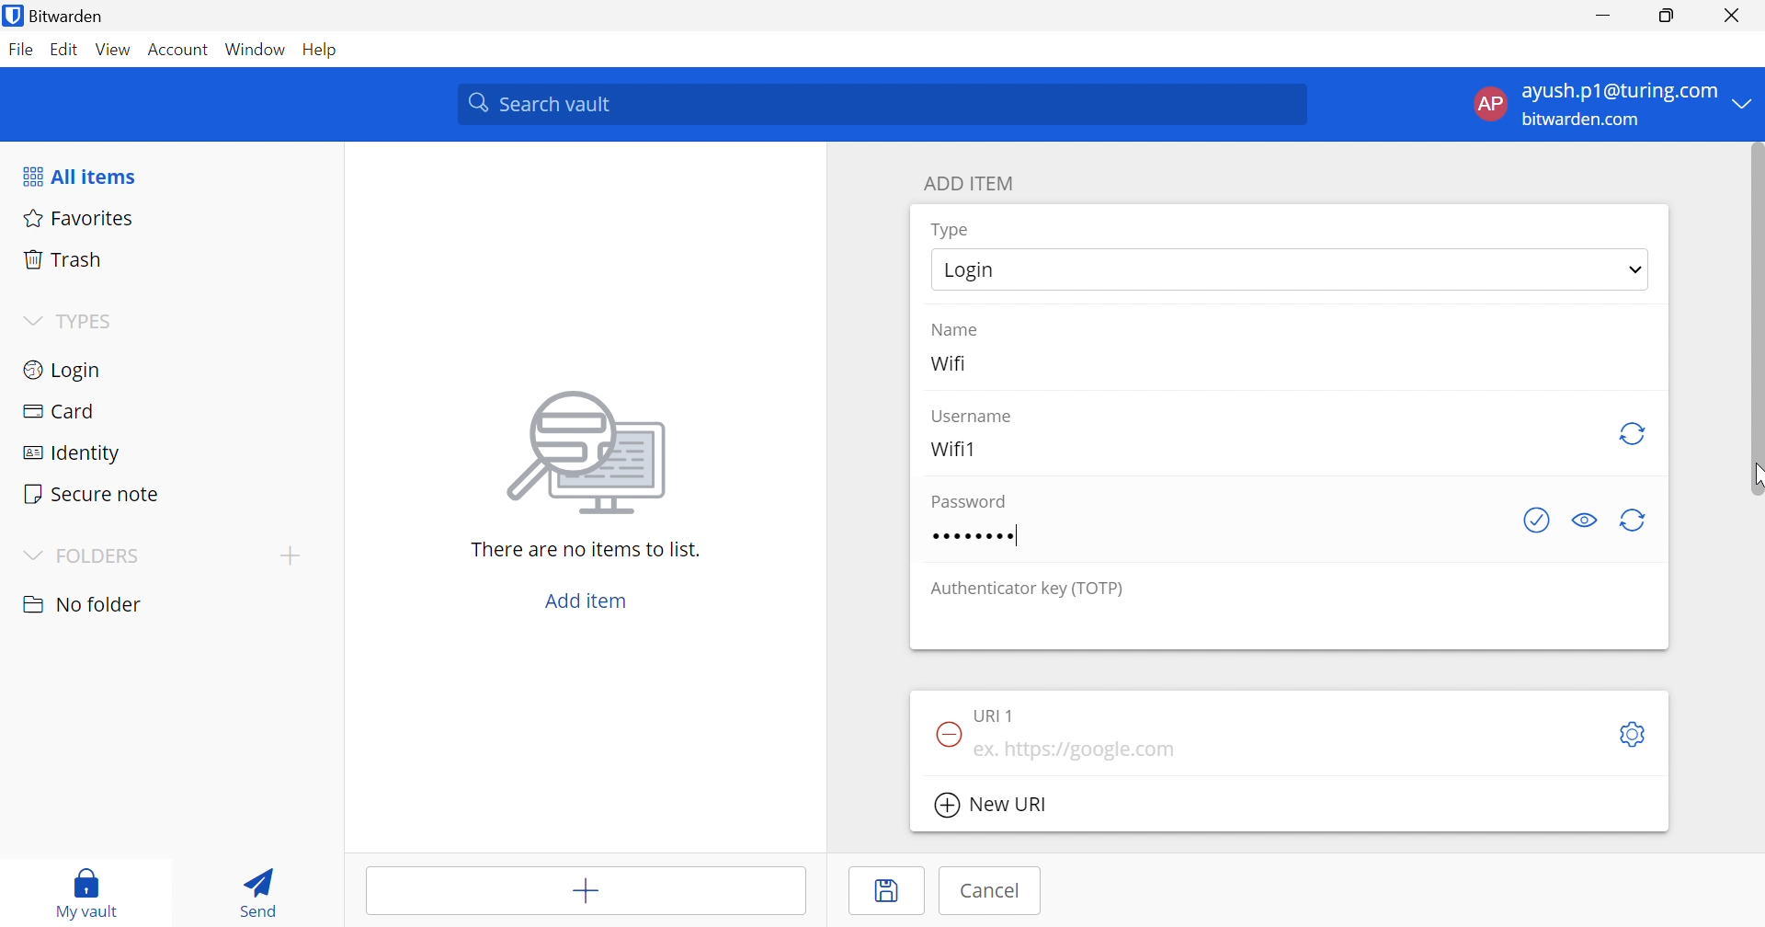  I want to click on There are no items to list., so click(587, 548).